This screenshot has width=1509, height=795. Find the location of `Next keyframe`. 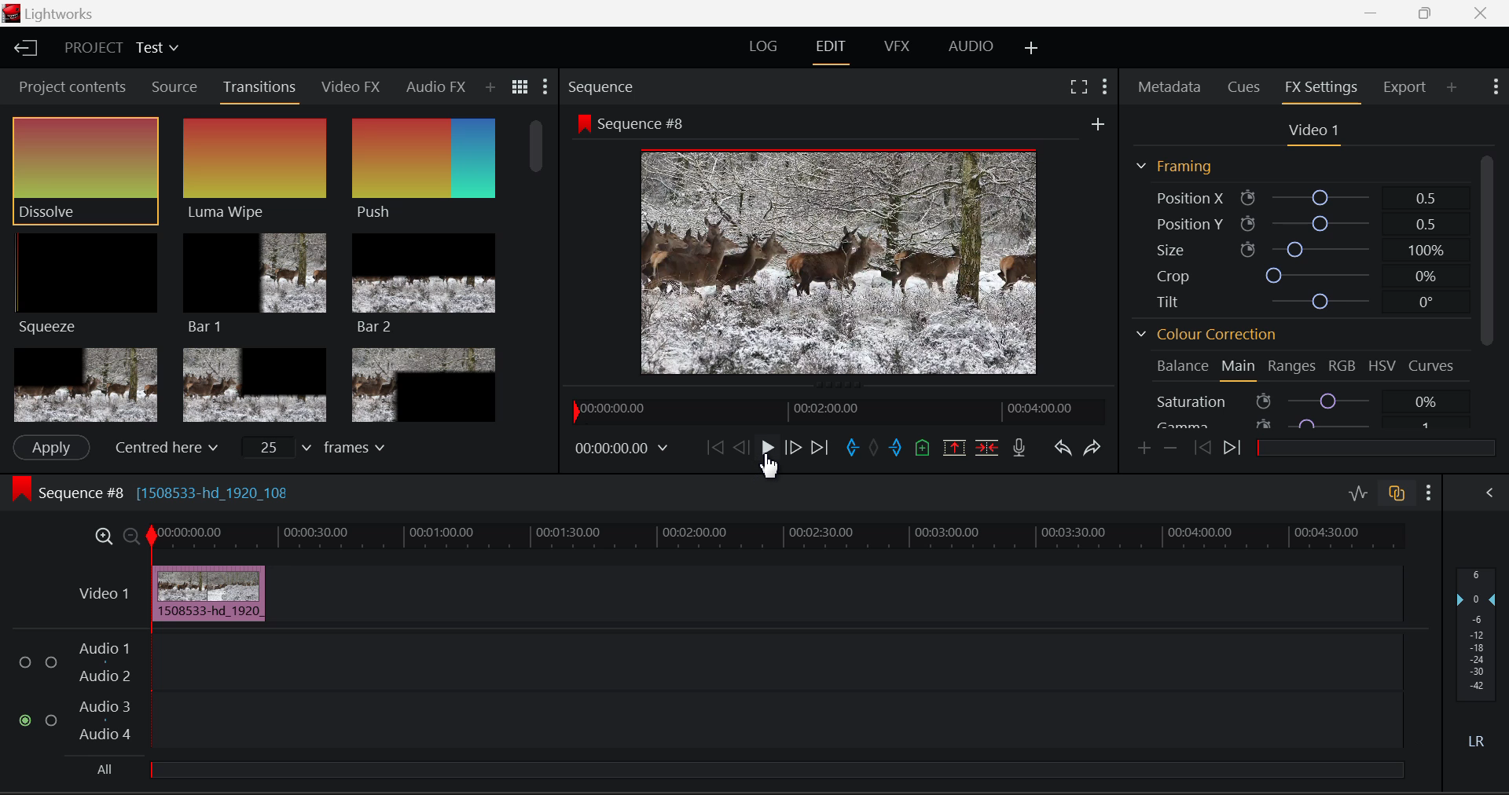

Next keyframe is located at coordinates (1230, 448).